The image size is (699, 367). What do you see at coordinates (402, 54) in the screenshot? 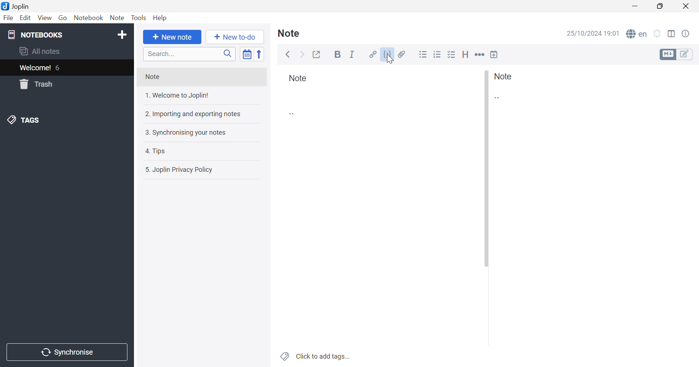
I see `Attach file` at bounding box center [402, 54].